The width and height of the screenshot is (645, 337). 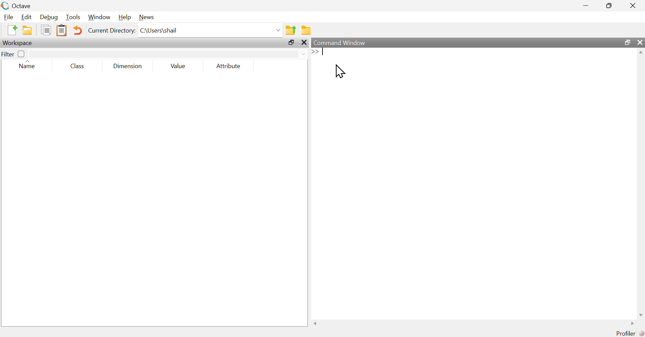 What do you see at coordinates (452, 43) in the screenshot?
I see `Command Window` at bounding box center [452, 43].